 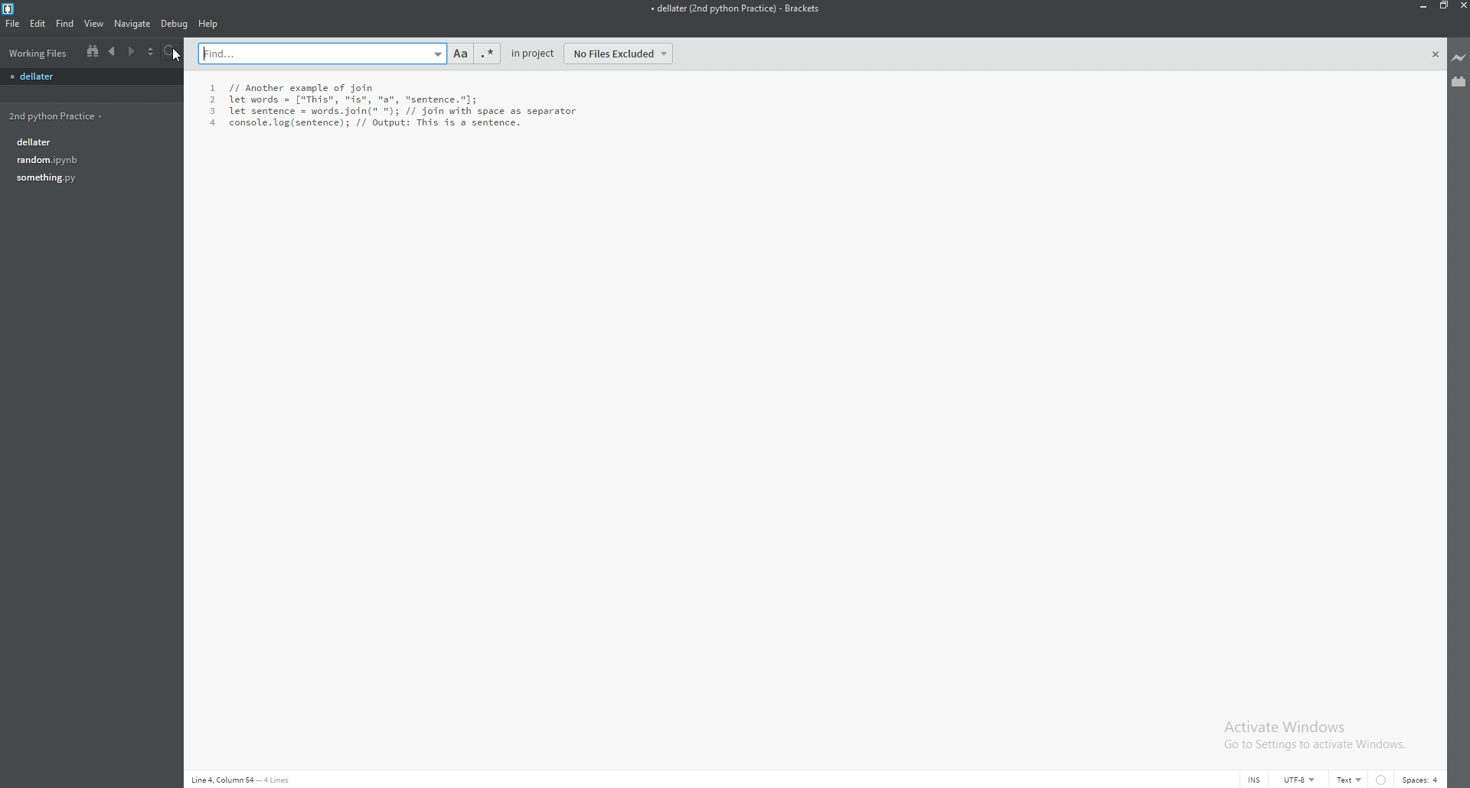 What do you see at coordinates (1351, 777) in the screenshot?
I see `text` at bounding box center [1351, 777].